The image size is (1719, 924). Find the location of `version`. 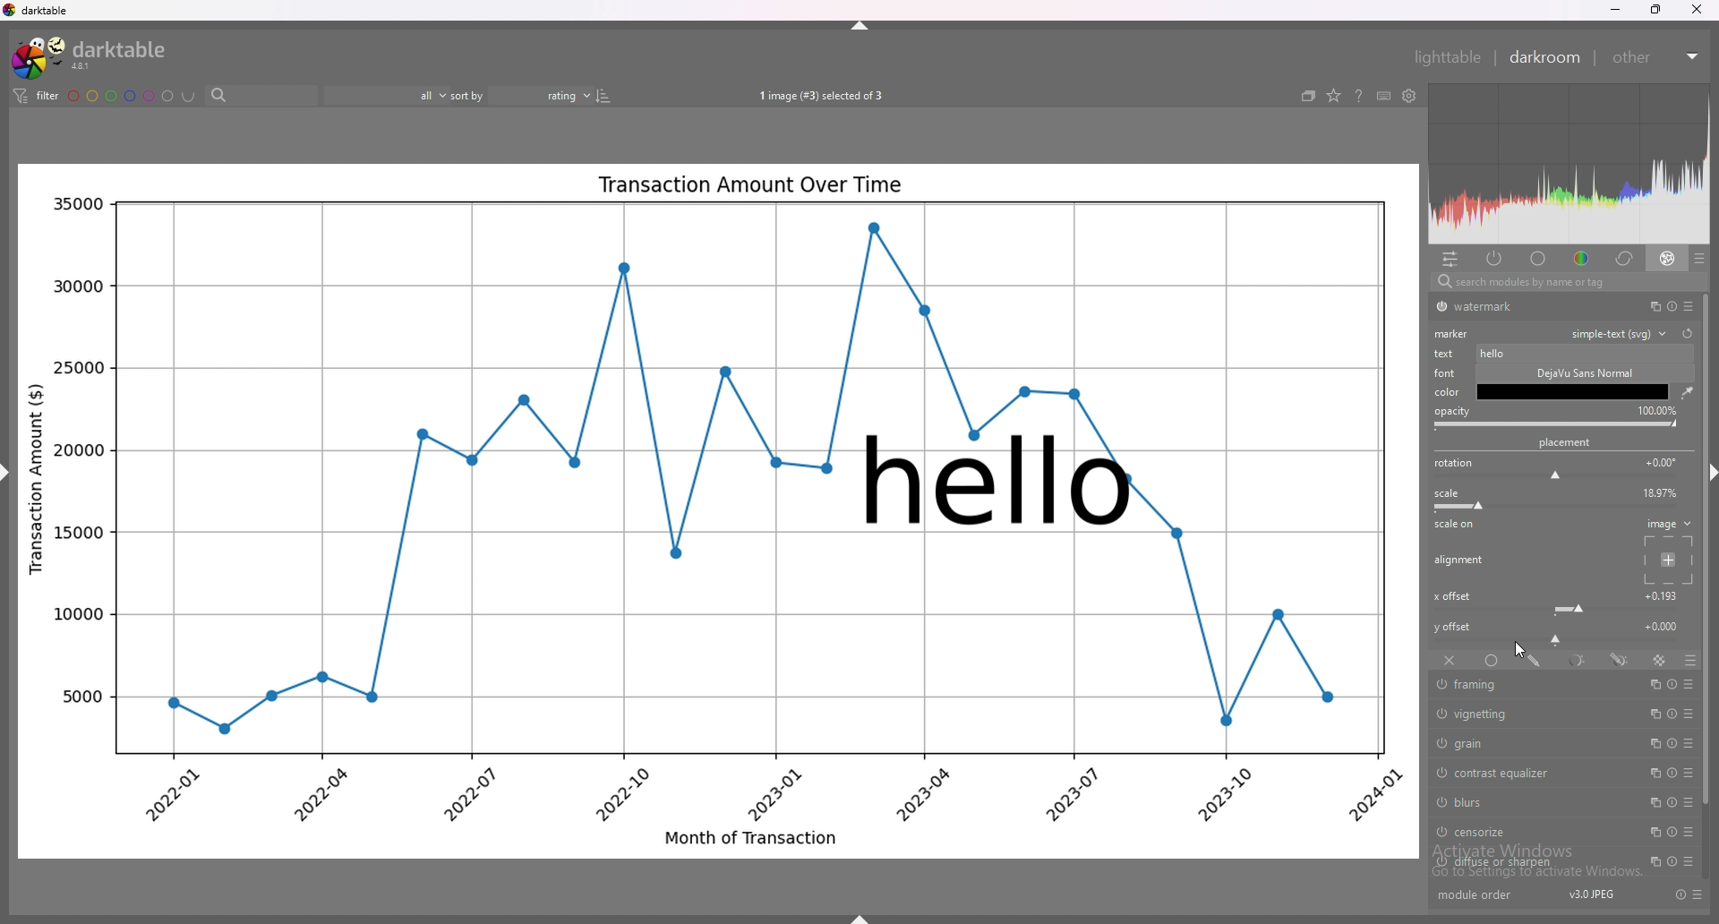

version is located at coordinates (1589, 895).